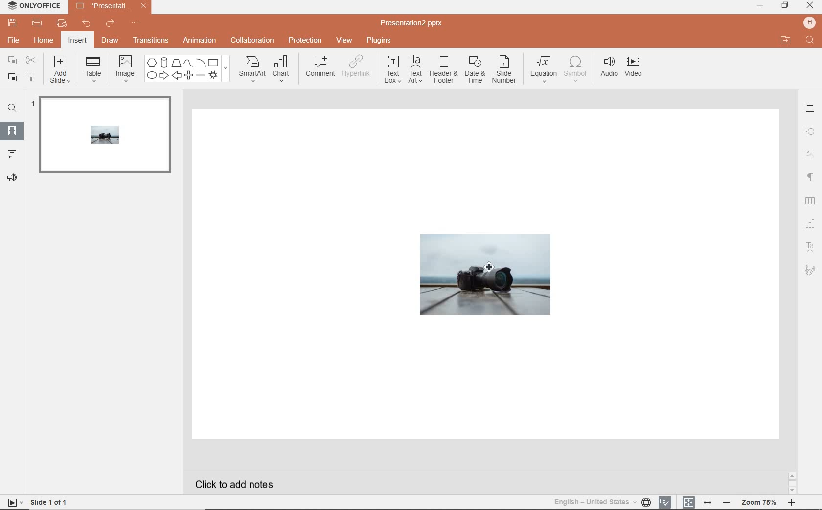 This screenshot has height=510, width=822. What do you see at coordinates (603, 502) in the screenshot?
I see `text language` at bounding box center [603, 502].